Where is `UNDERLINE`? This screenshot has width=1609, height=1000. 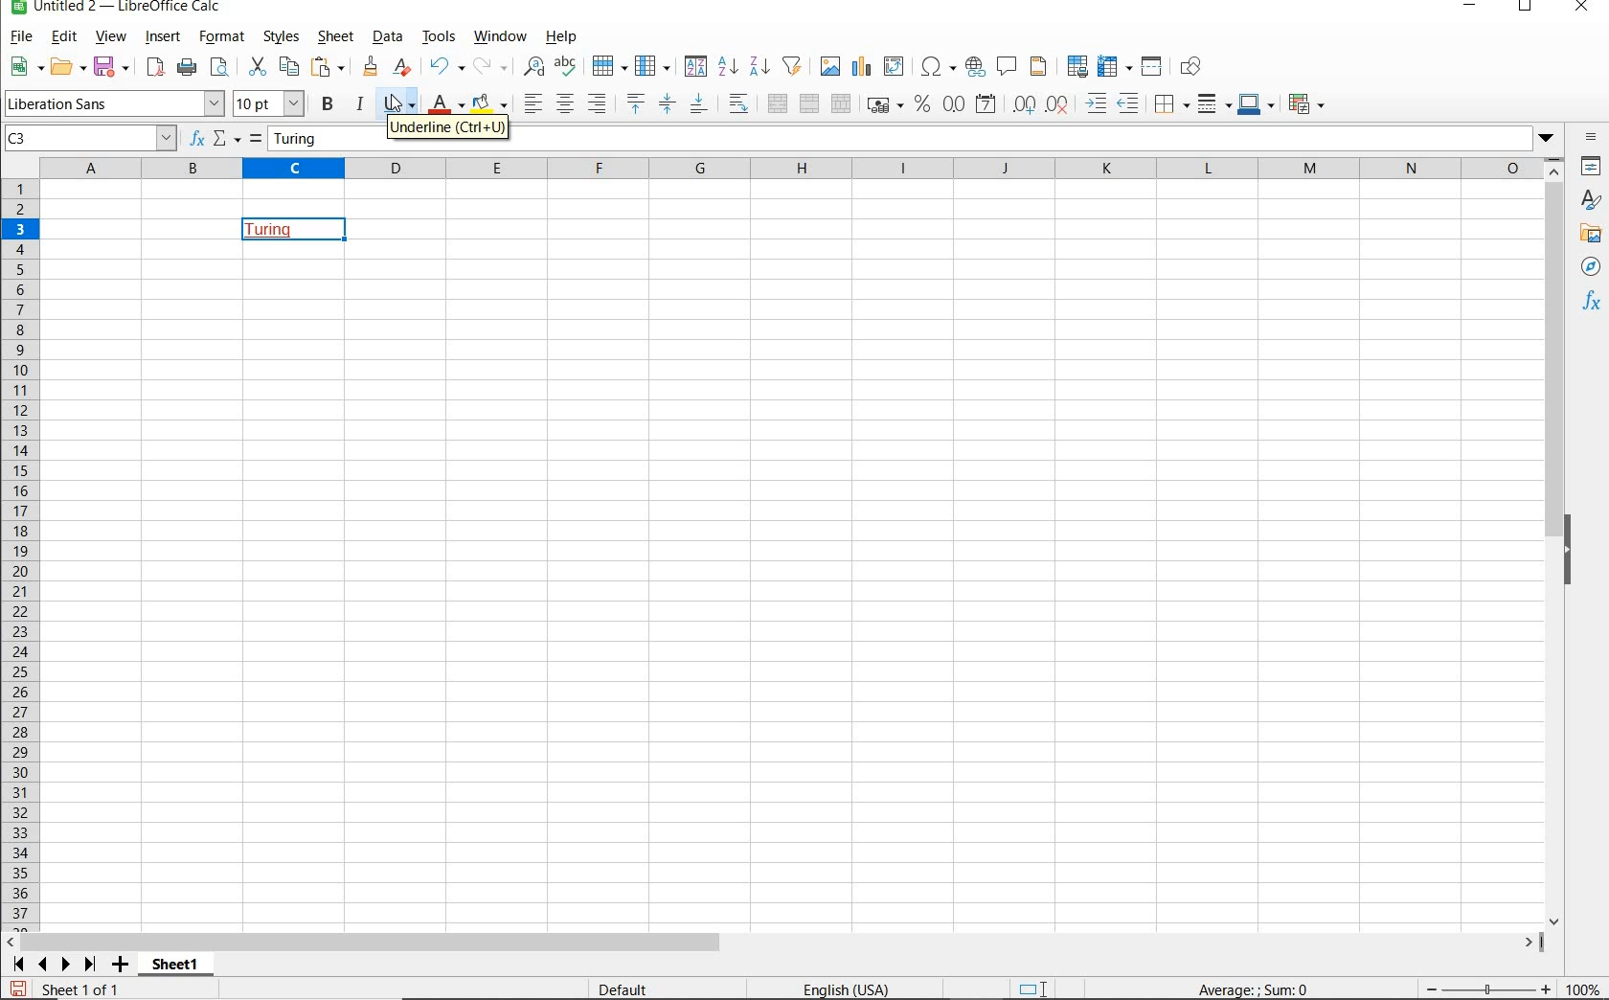 UNDERLINE is located at coordinates (397, 102).